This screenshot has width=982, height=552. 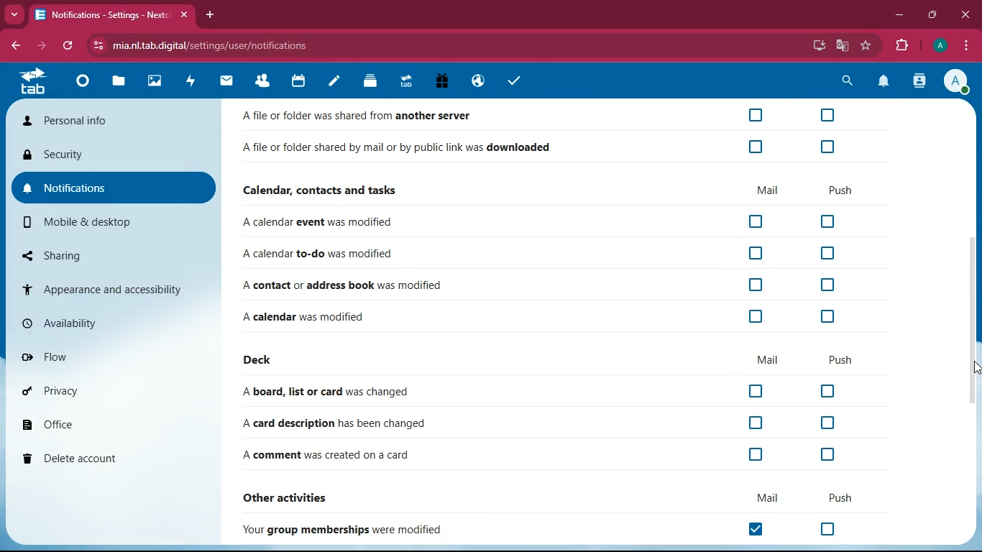 I want to click on off, so click(x=827, y=530).